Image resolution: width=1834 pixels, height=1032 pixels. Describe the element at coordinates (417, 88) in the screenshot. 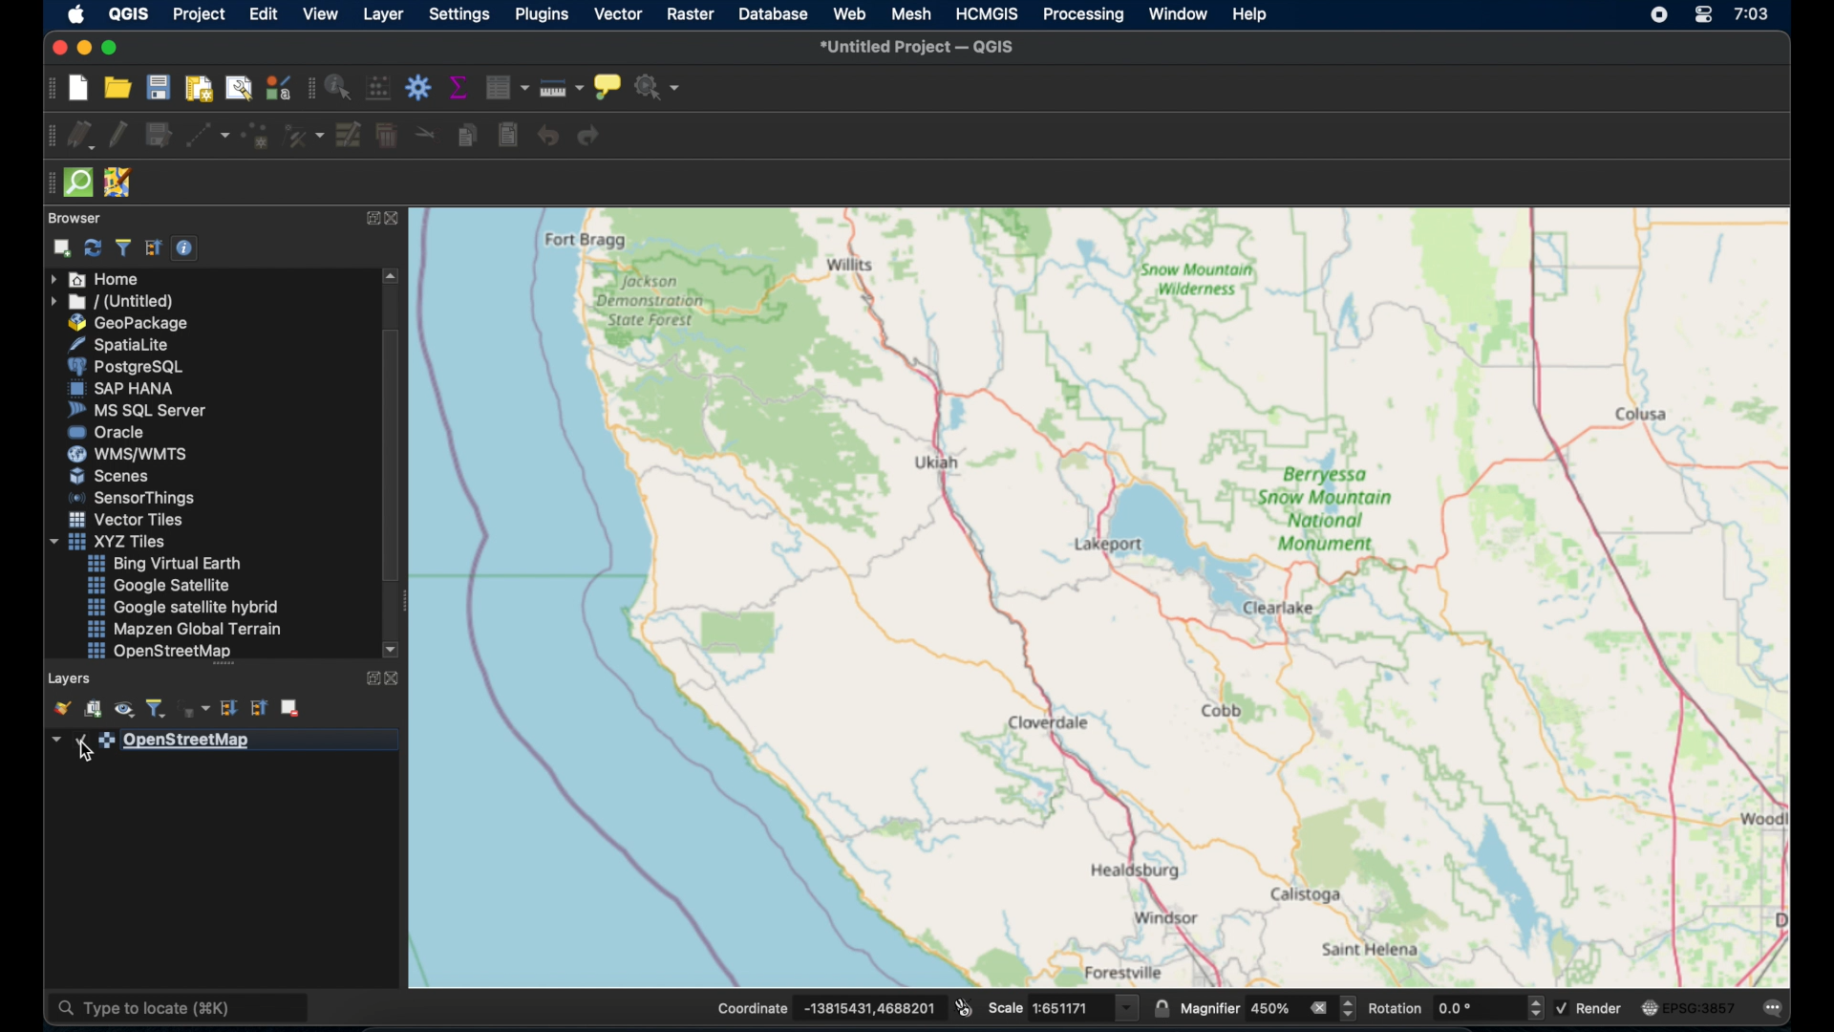

I see `toolbox` at that location.